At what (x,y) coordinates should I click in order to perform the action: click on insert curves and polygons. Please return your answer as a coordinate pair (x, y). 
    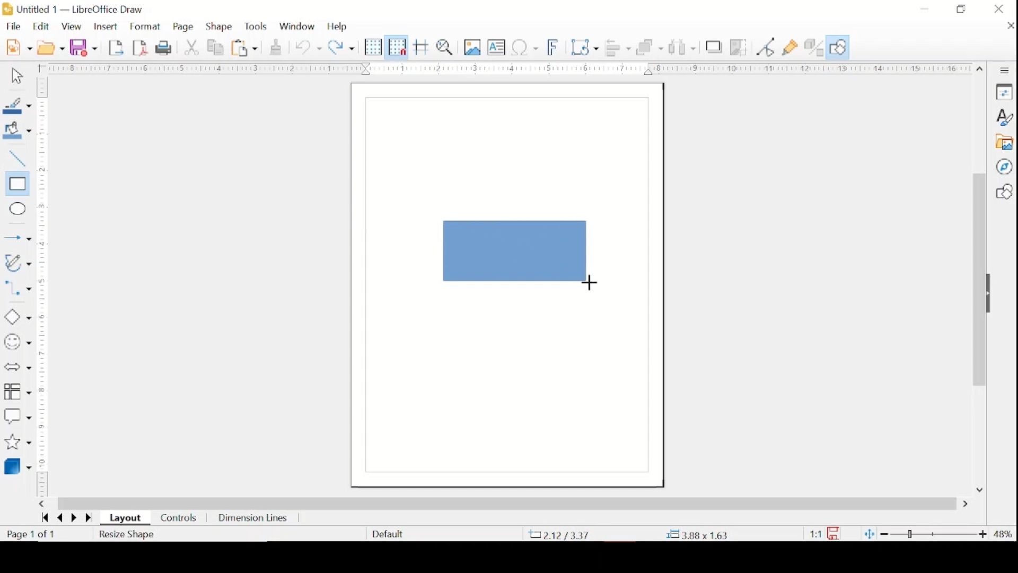
    Looking at the image, I should click on (17, 264).